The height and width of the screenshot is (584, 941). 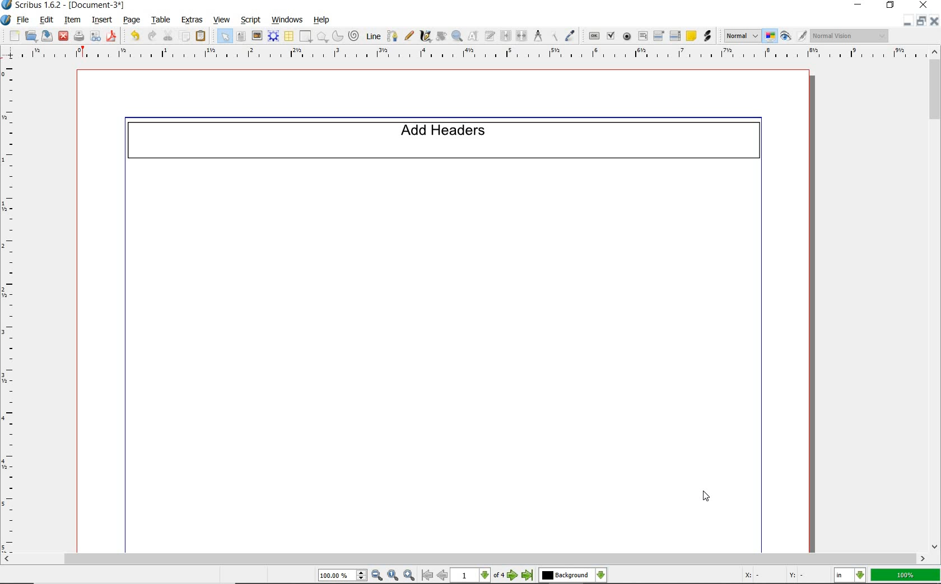 I want to click on zoom in or zoom out, so click(x=458, y=37).